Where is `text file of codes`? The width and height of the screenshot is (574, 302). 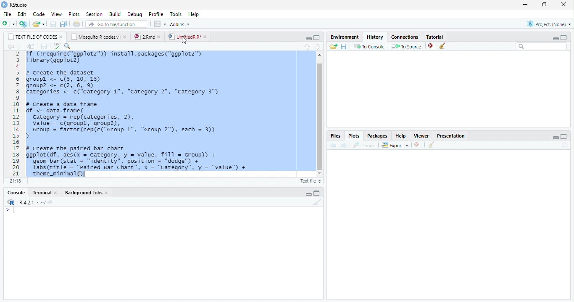 text file of codes is located at coordinates (33, 37).